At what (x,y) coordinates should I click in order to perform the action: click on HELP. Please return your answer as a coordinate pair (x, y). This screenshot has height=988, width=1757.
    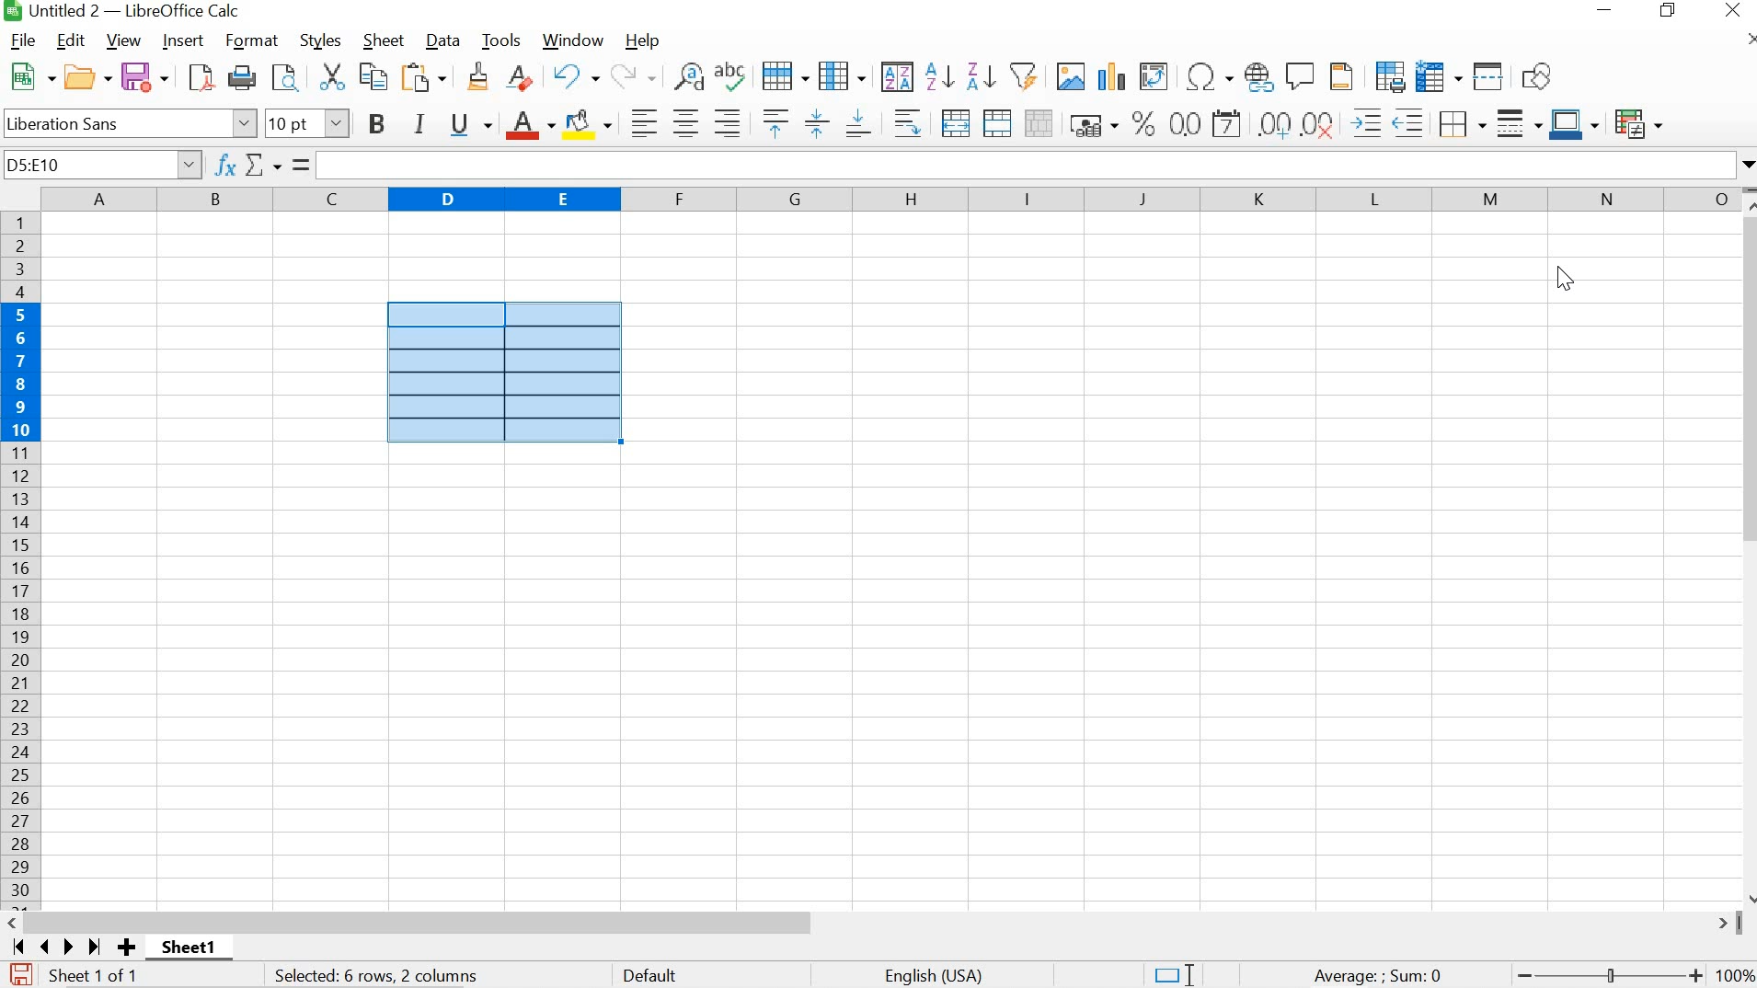
    Looking at the image, I should click on (640, 41).